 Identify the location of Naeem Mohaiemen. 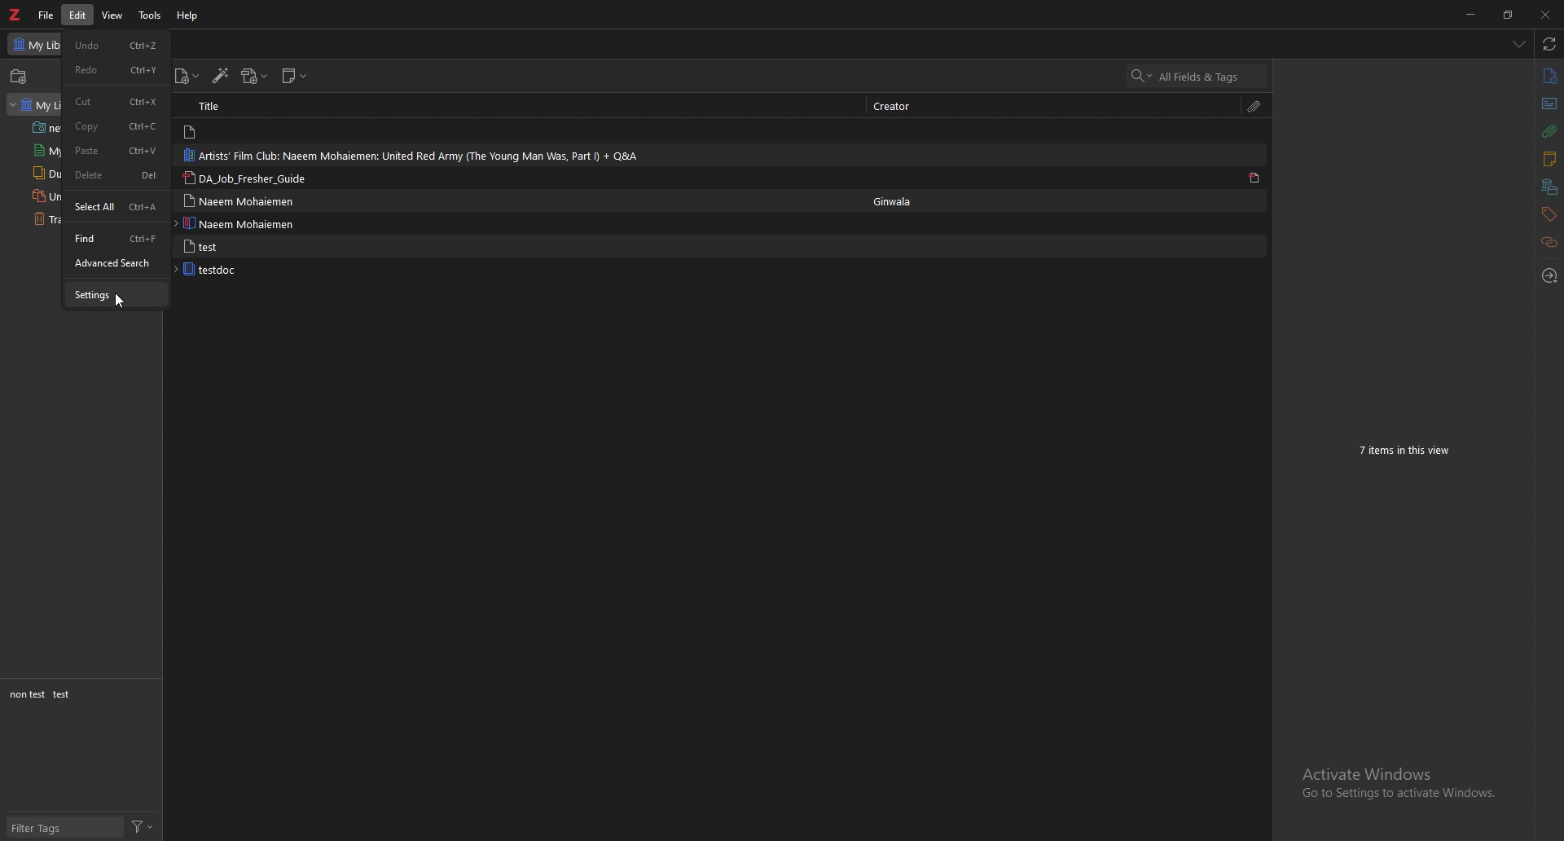
(247, 223).